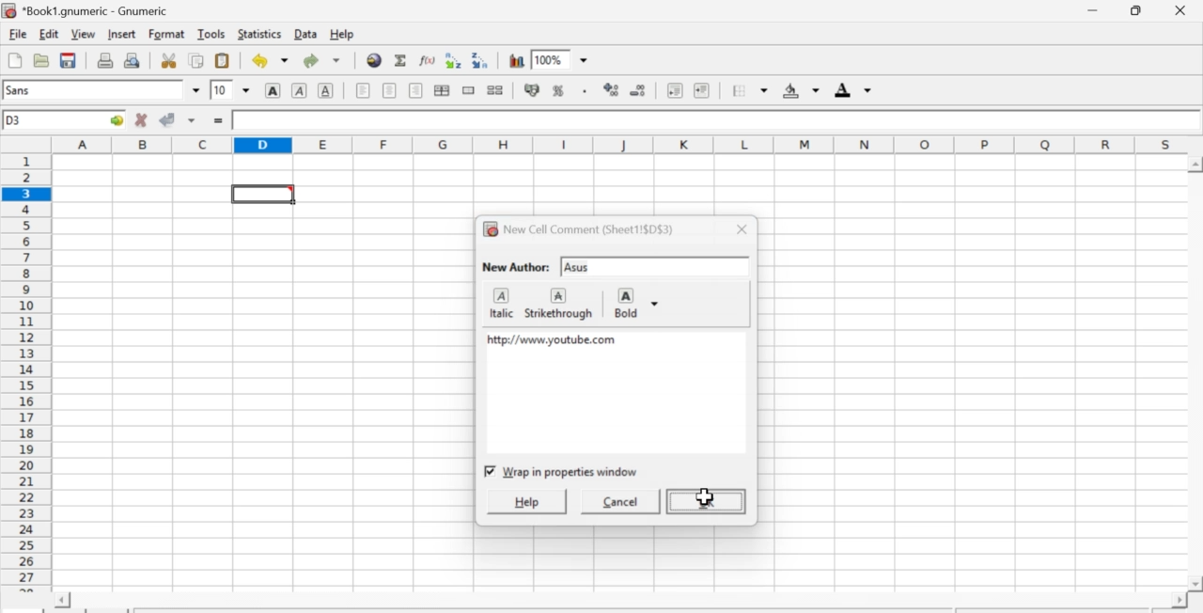 The image size is (1203, 613). Describe the element at coordinates (674, 90) in the screenshot. I see `Decrease indent` at that location.